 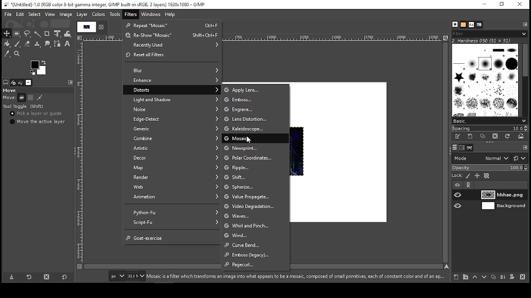 I want to click on web, so click(x=173, y=187).